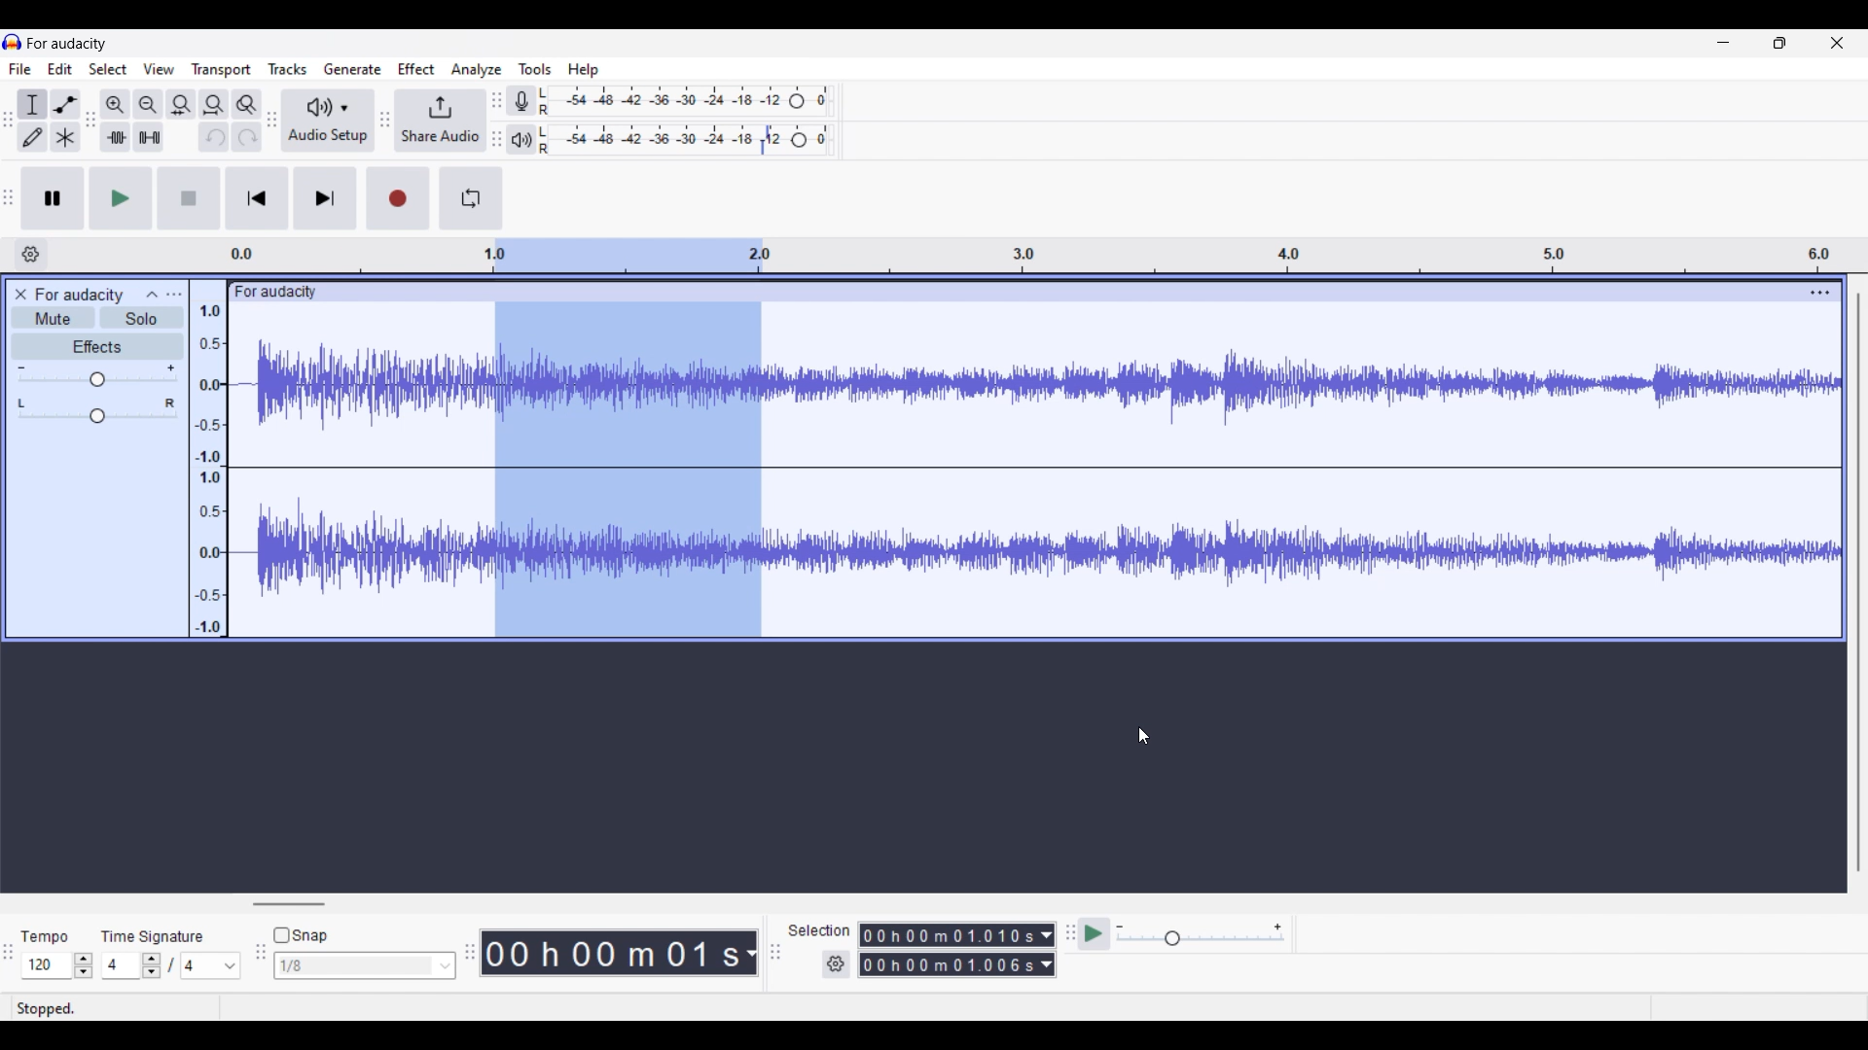 The image size is (1868, 1050). What do you see at coordinates (45, 937) in the screenshot?
I see `tempo` at bounding box center [45, 937].